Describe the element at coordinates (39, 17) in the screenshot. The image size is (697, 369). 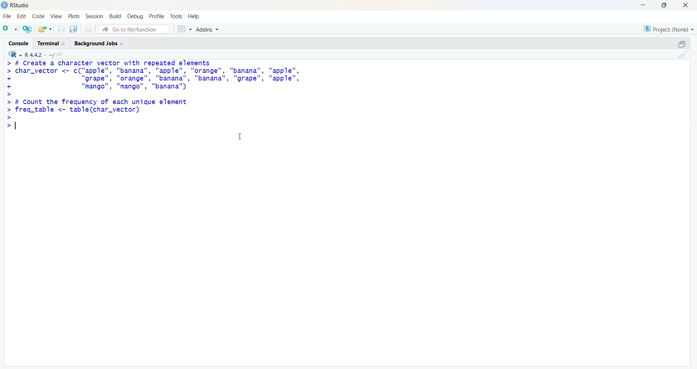
I see `Code` at that location.